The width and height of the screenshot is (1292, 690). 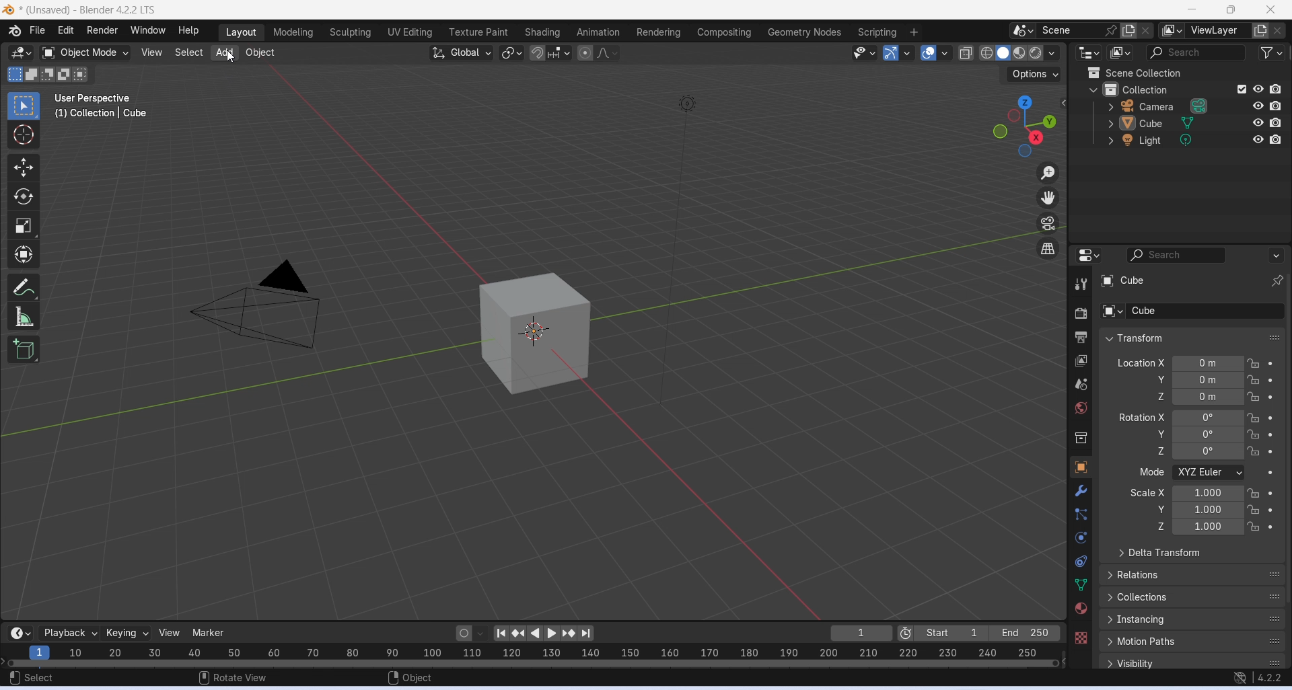 I want to click on Cursor, so click(x=23, y=135).